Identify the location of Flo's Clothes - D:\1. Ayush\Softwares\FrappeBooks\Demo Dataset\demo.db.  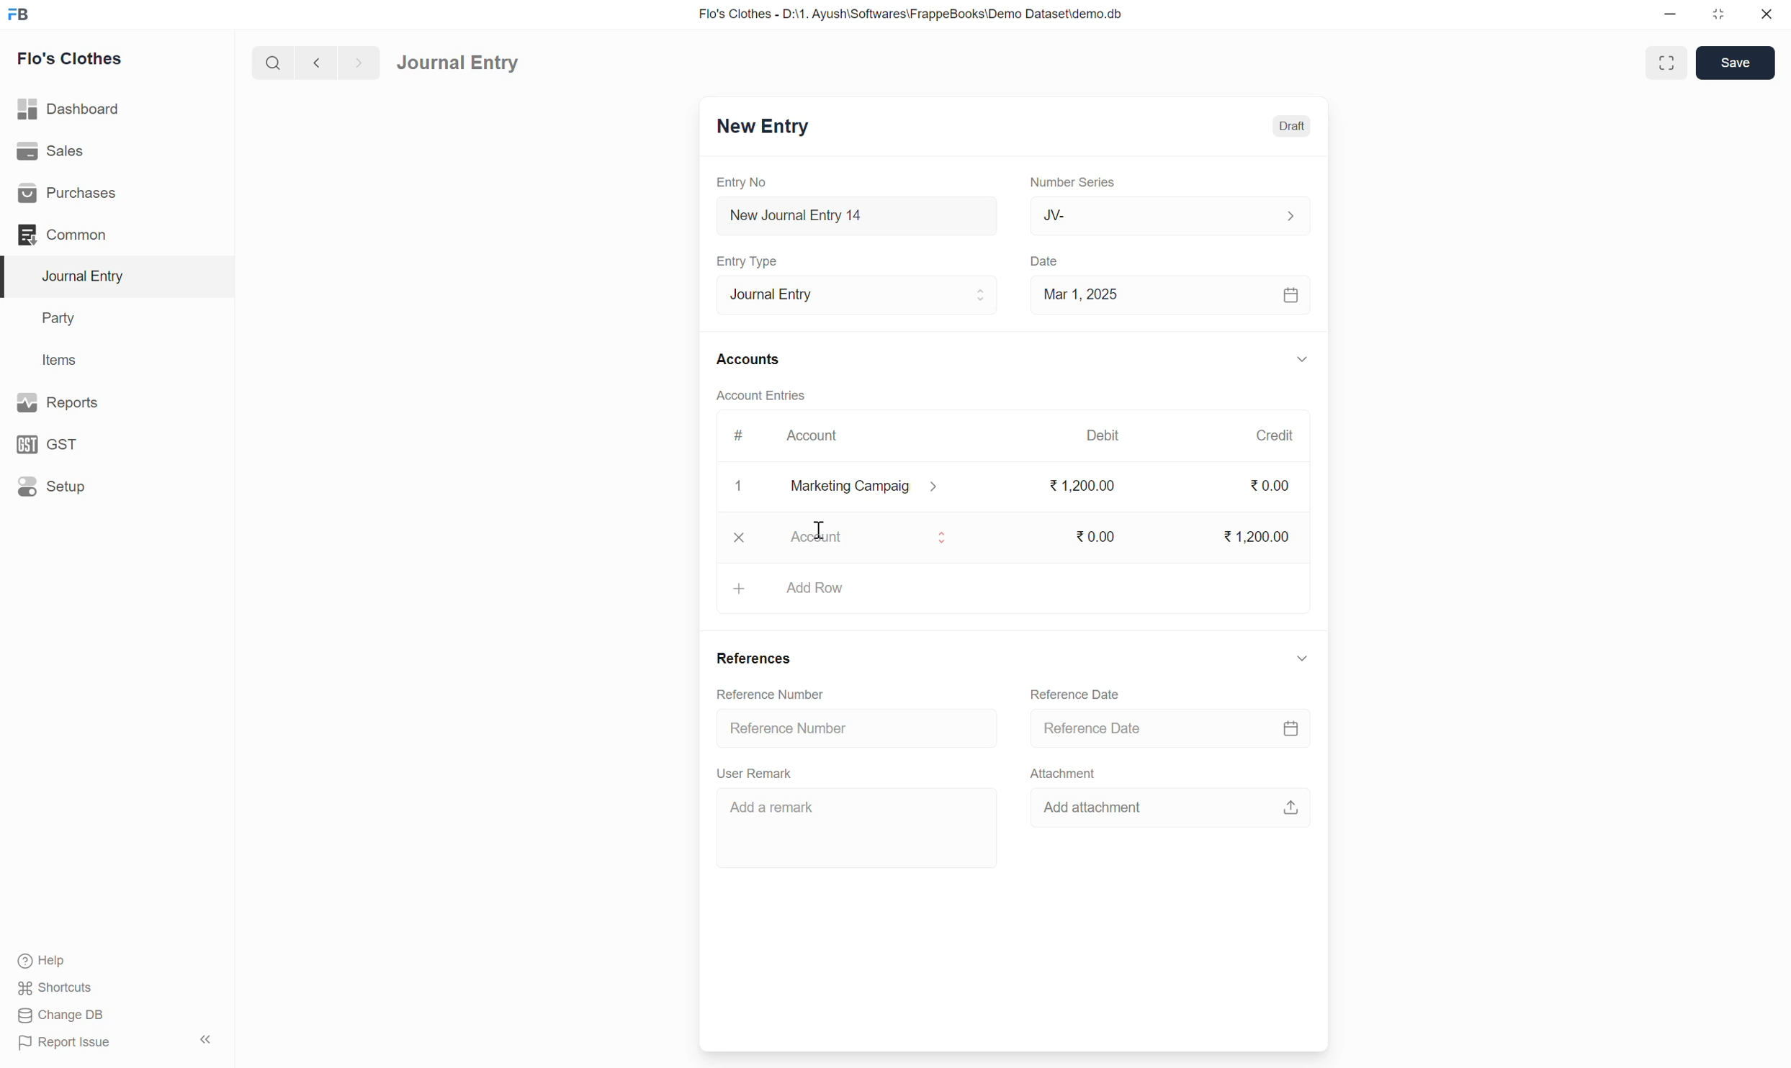
(915, 13).